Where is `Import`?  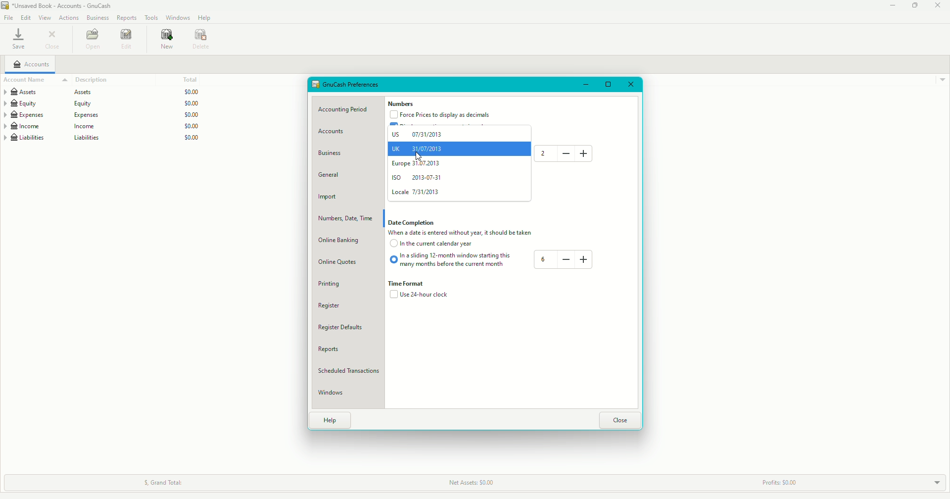
Import is located at coordinates (329, 198).